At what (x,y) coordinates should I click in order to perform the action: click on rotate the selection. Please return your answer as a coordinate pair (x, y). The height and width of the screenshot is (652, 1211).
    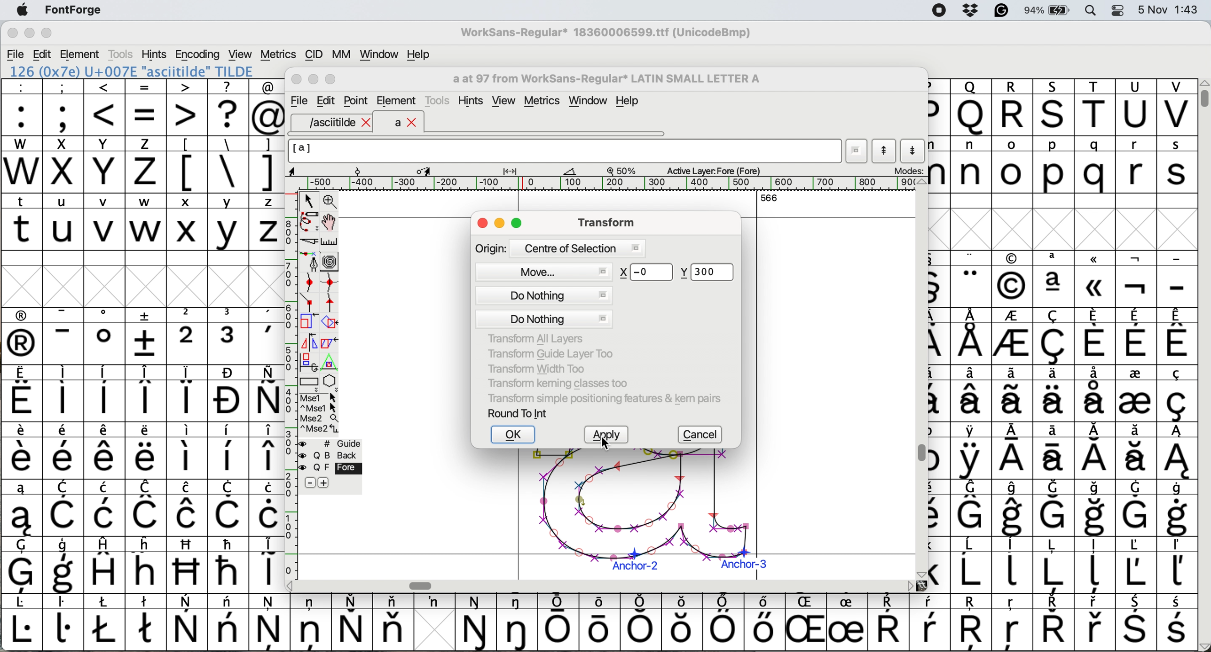
    Looking at the image, I should click on (334, 323).